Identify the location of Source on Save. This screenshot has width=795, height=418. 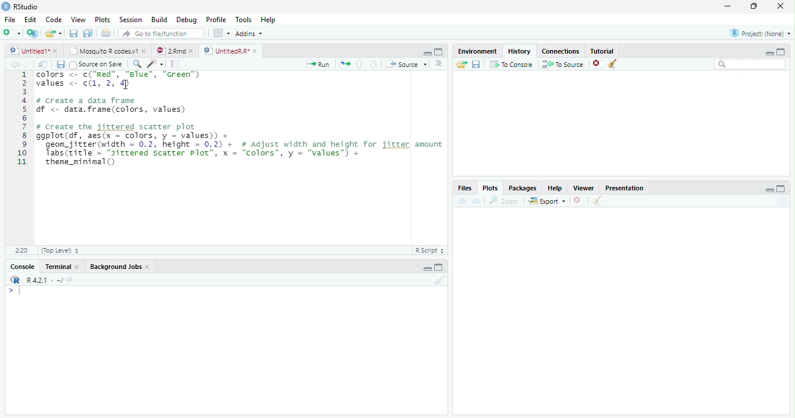
(97, 65).